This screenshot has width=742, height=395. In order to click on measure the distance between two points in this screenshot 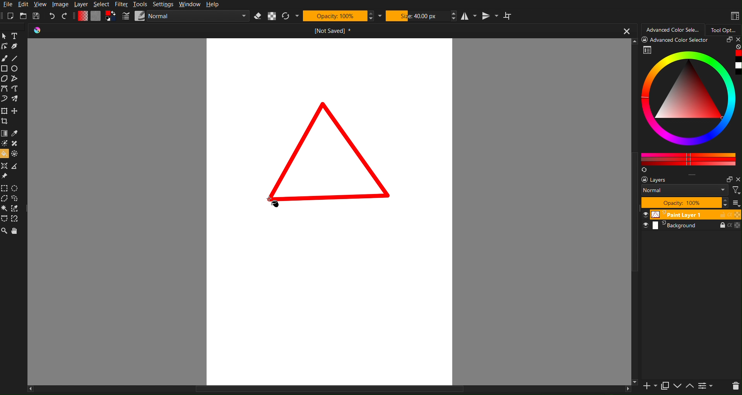, I will do `click(16, 166)`.